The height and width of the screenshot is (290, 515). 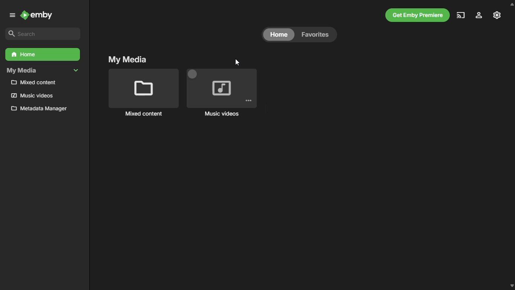 I want to click on toggle expand, so click(x=76, y=71).